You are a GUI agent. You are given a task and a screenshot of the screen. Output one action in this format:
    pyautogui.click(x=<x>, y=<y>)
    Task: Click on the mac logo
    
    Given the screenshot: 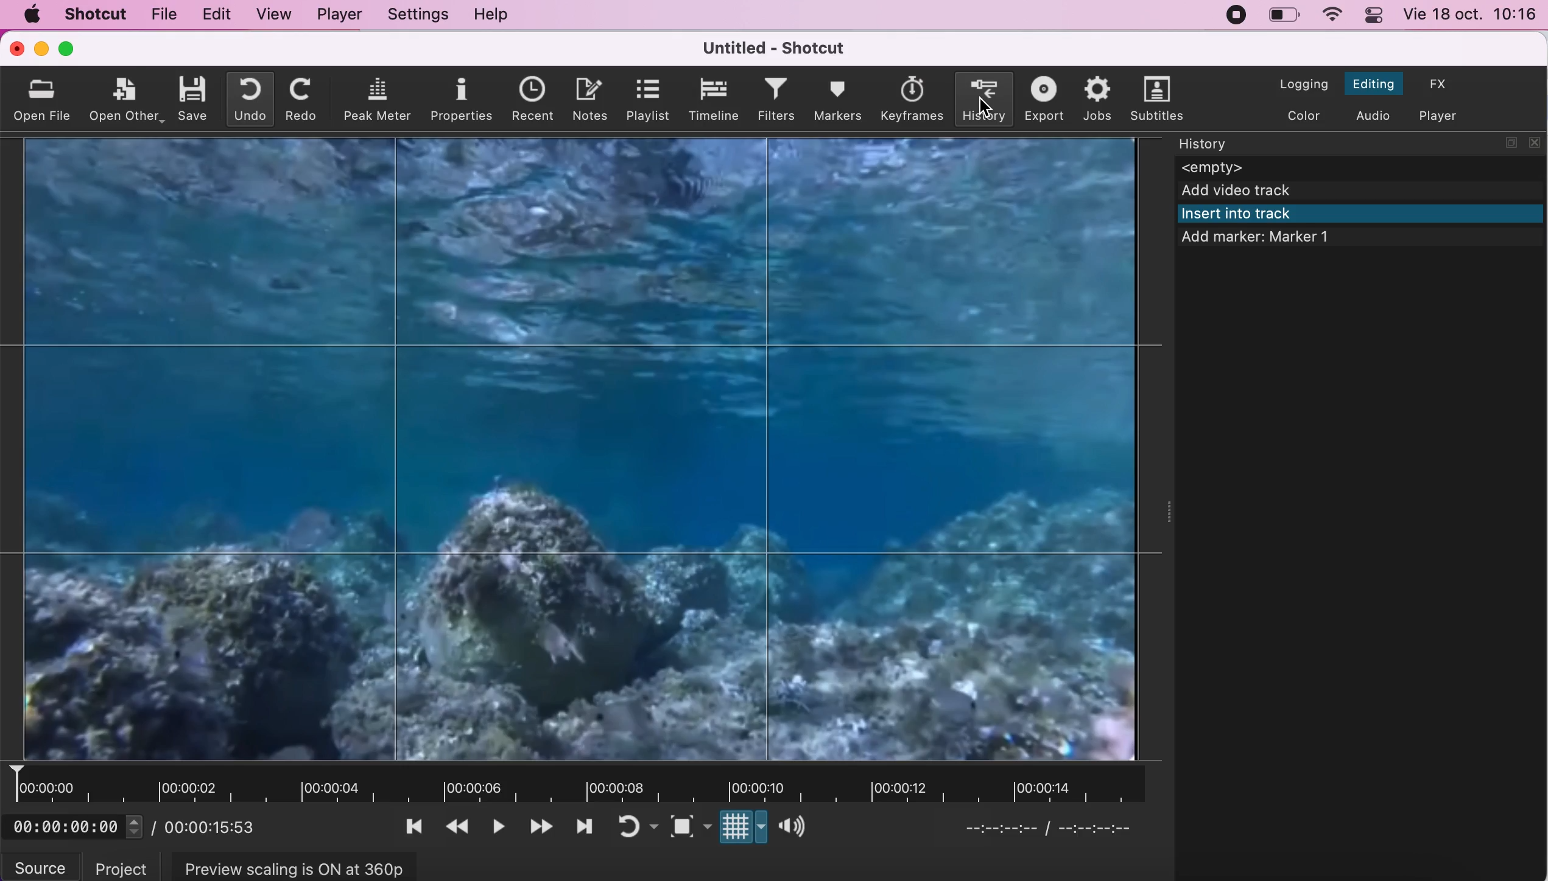 What is the action you would take?
    pyautogui.click(x=33, y=14)
    